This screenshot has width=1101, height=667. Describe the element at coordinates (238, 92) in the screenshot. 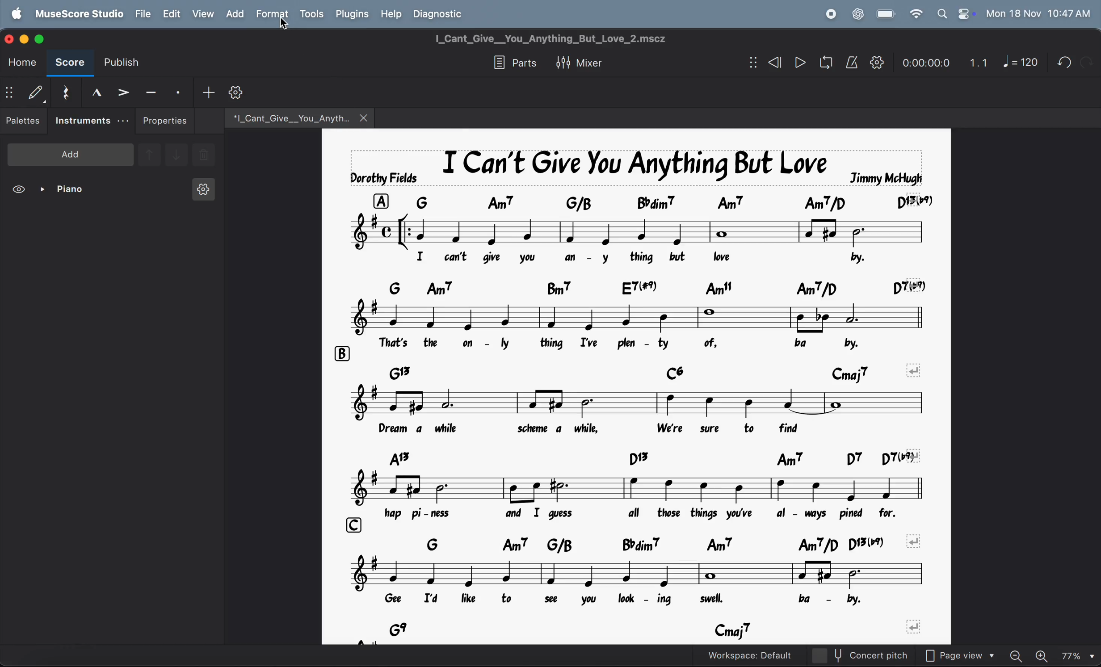

I see `toolbar setting` at that location.